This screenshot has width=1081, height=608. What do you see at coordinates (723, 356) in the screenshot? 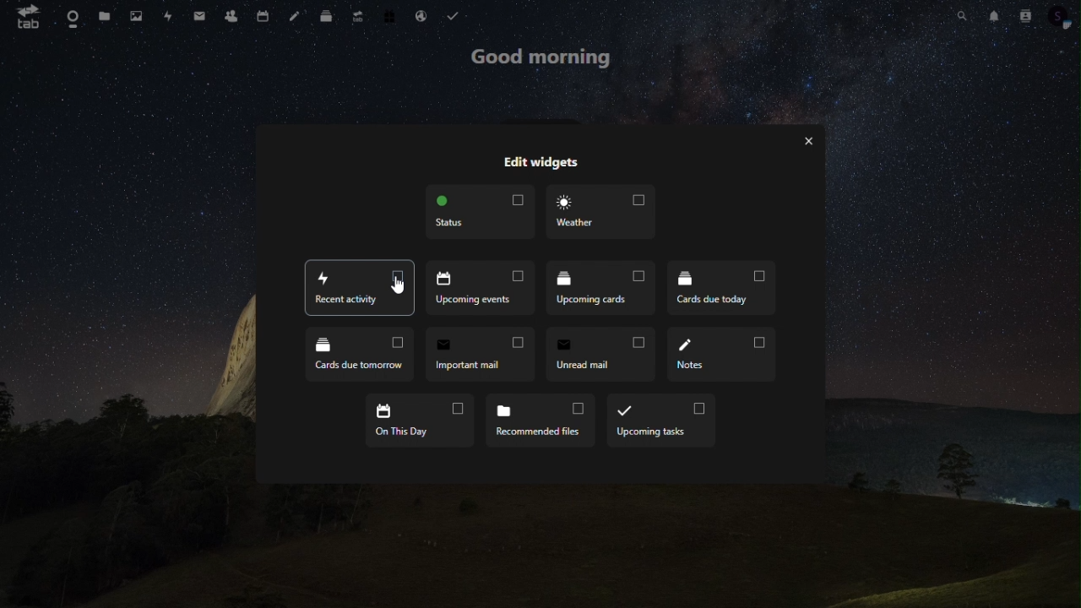
I see `notes` at bounding box center [723, 356].